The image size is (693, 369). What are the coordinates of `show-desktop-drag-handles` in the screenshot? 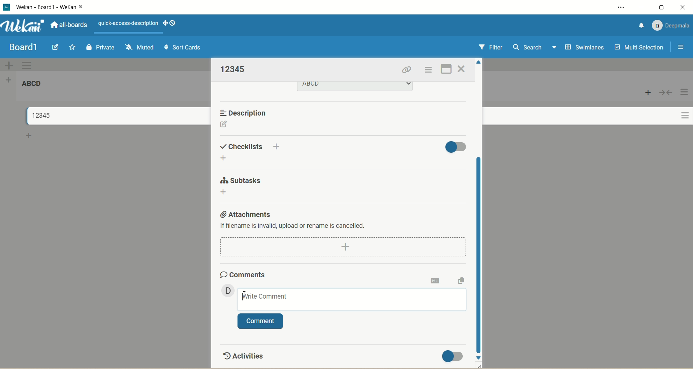 It's located at (164, 22).